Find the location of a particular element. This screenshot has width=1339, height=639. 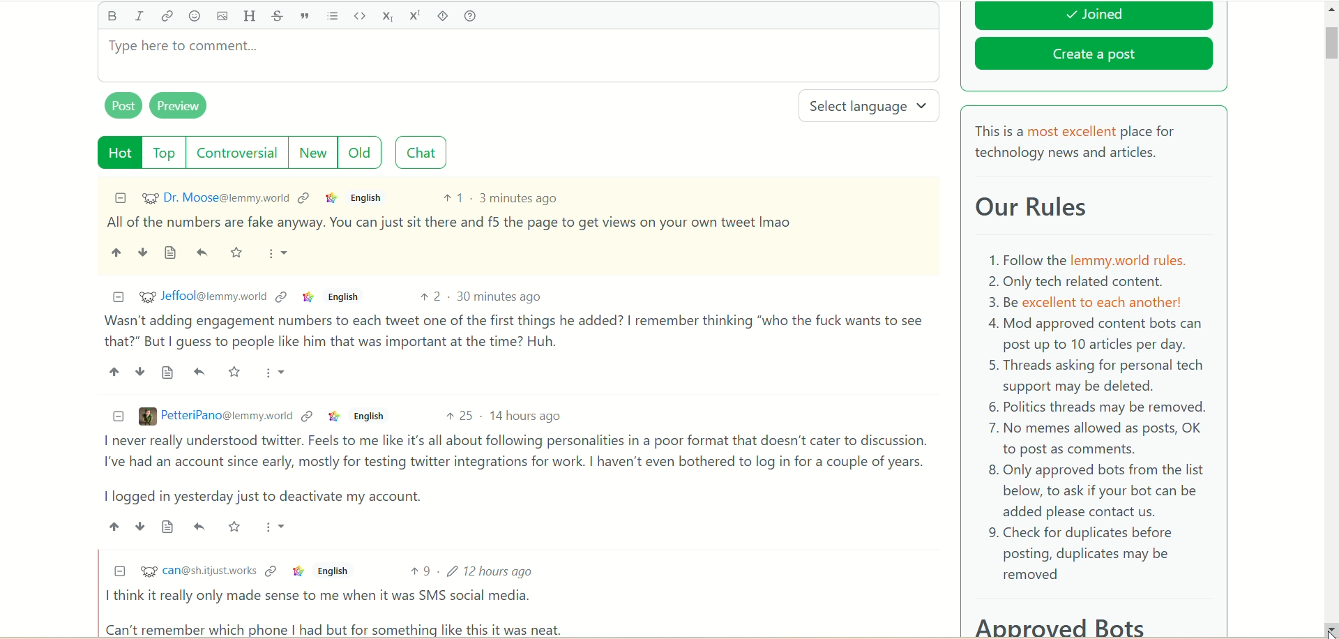

| think it really only made sense to me when it was SMS social media.
Can't remember which phone | had but for something like this it was neat. is located at coordinates (338, 612).